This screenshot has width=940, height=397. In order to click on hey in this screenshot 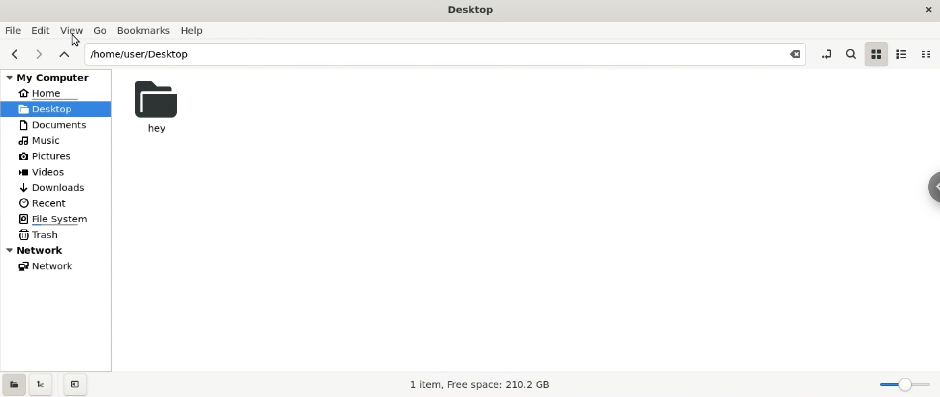, I will do `click(160, 106)`.